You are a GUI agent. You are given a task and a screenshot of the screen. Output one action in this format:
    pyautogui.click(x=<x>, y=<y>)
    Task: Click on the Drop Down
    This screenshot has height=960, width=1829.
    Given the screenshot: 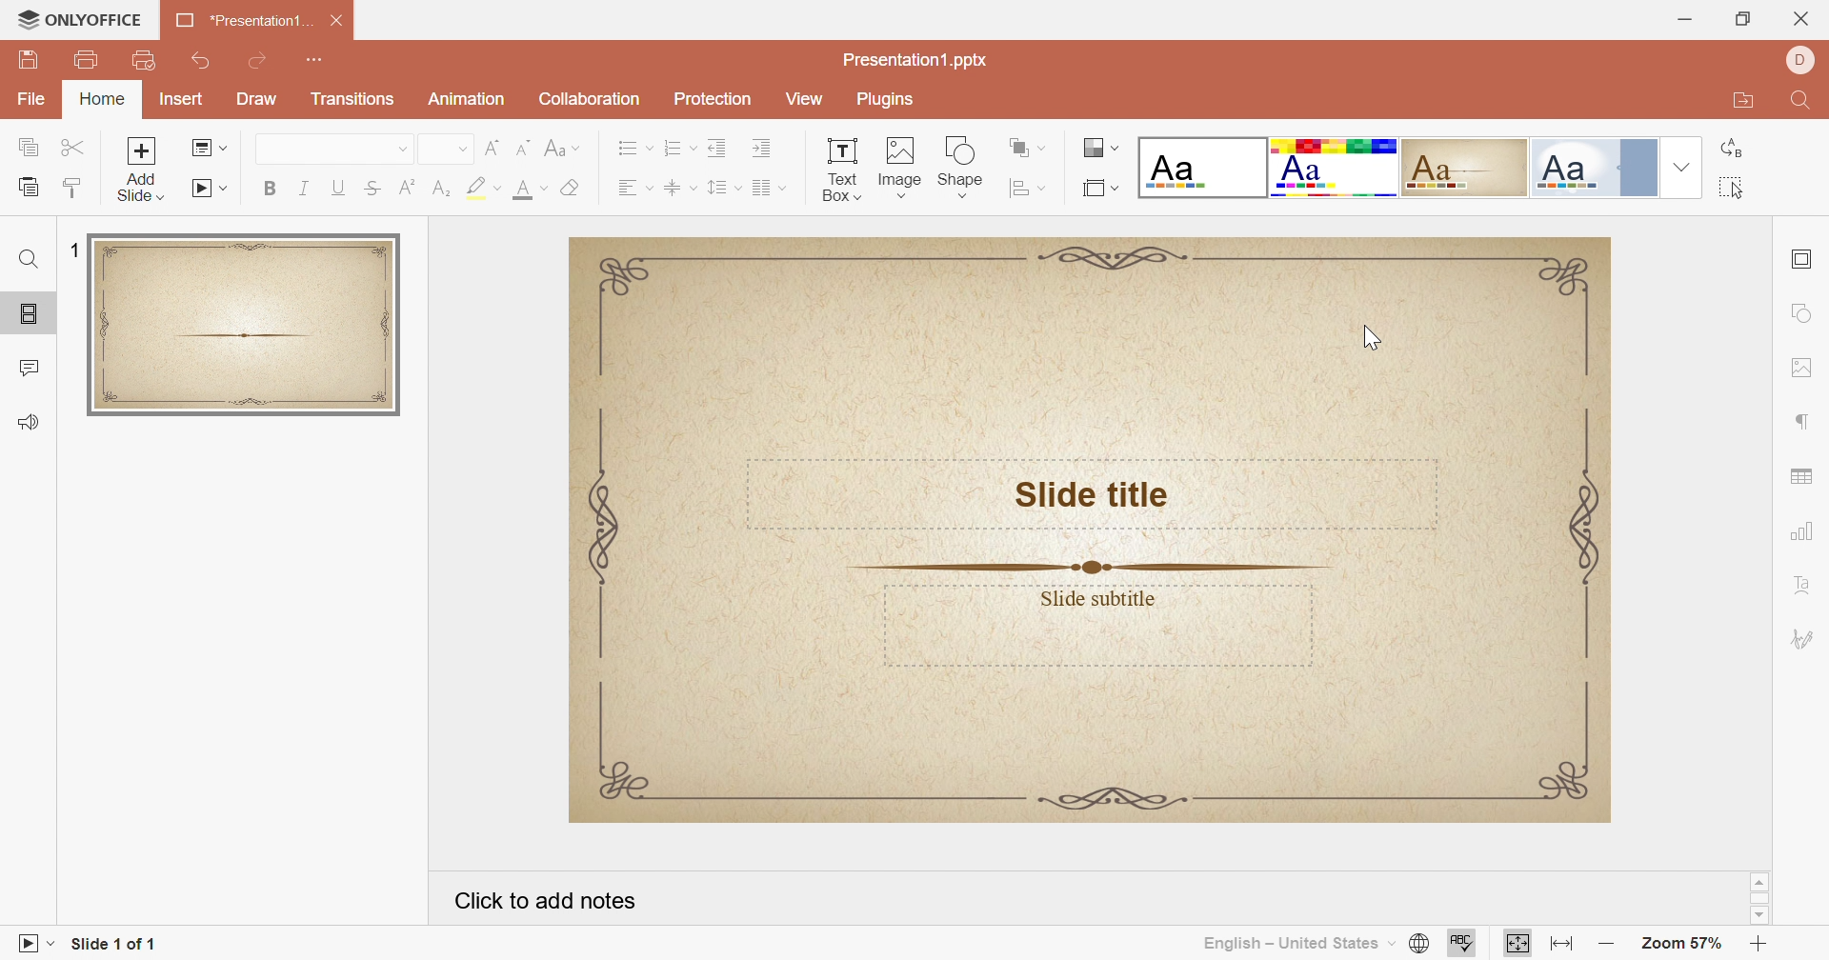 What is the action you would take?
    pyautogui.click(x=495, y=188)
    